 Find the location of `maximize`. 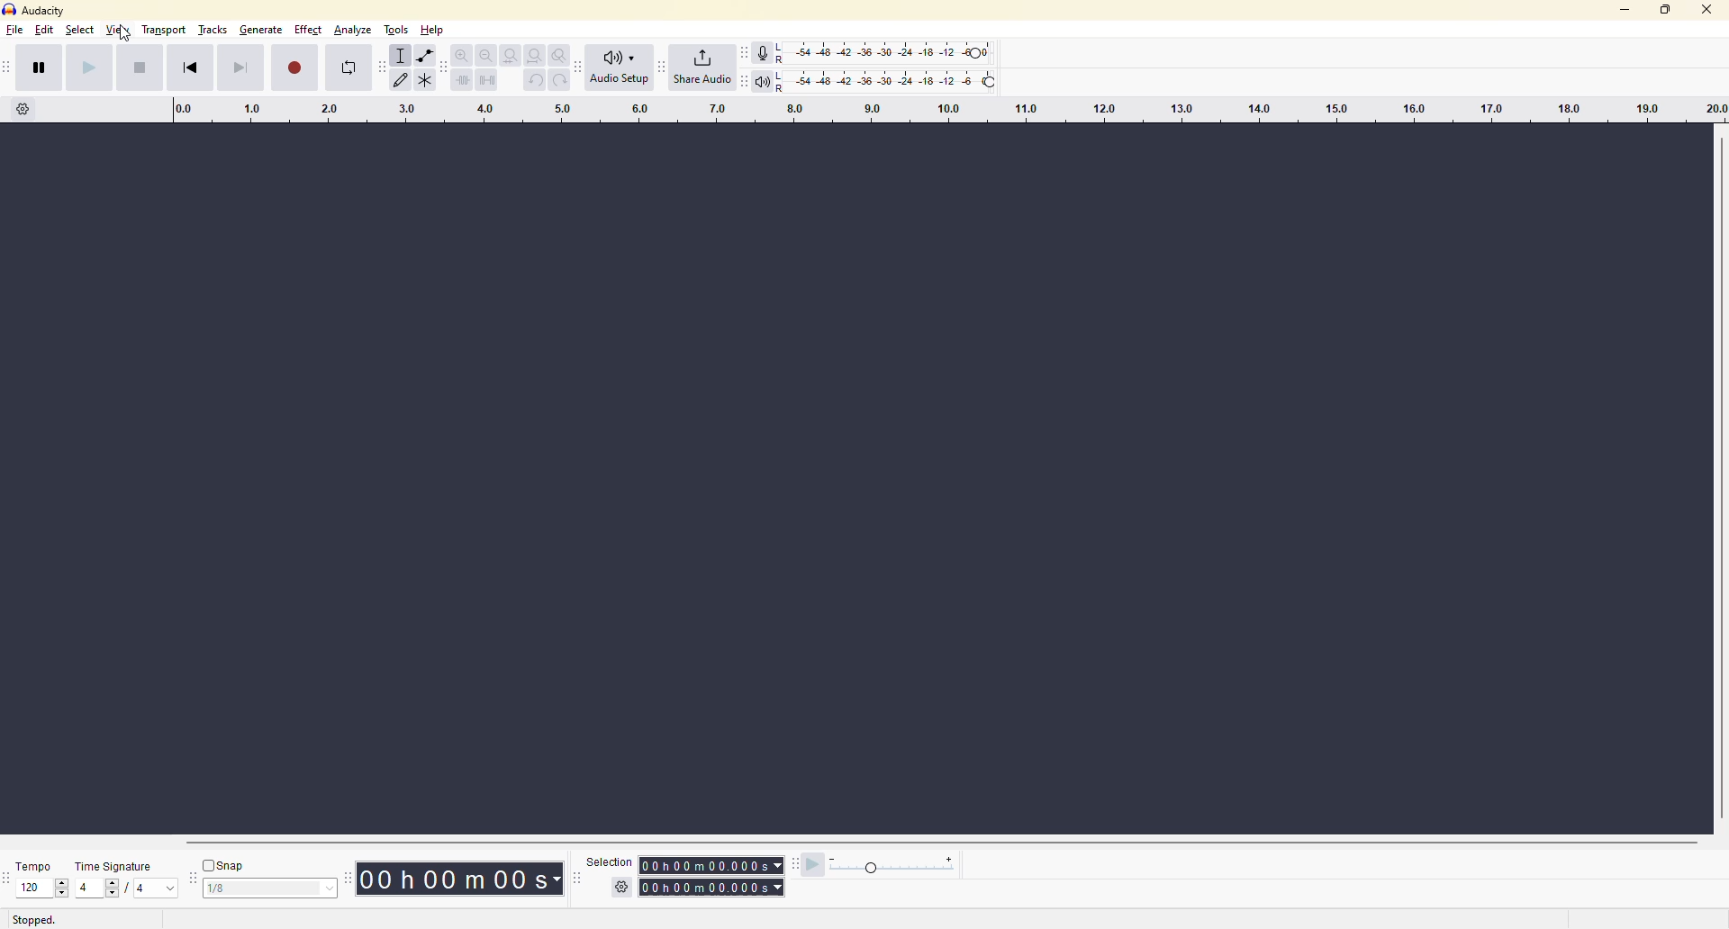

maximize is located at coordinates (1667, 15).